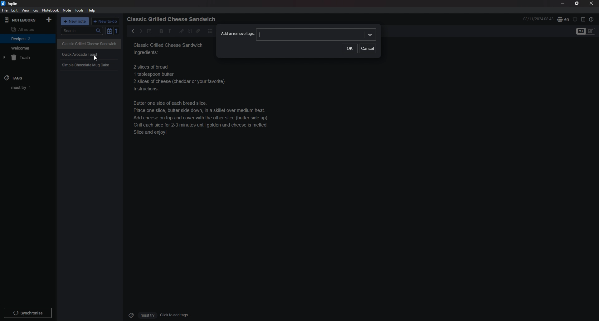 The height and width of the screenshot is (321, 599). I want to click on resize, so click(577, 3).